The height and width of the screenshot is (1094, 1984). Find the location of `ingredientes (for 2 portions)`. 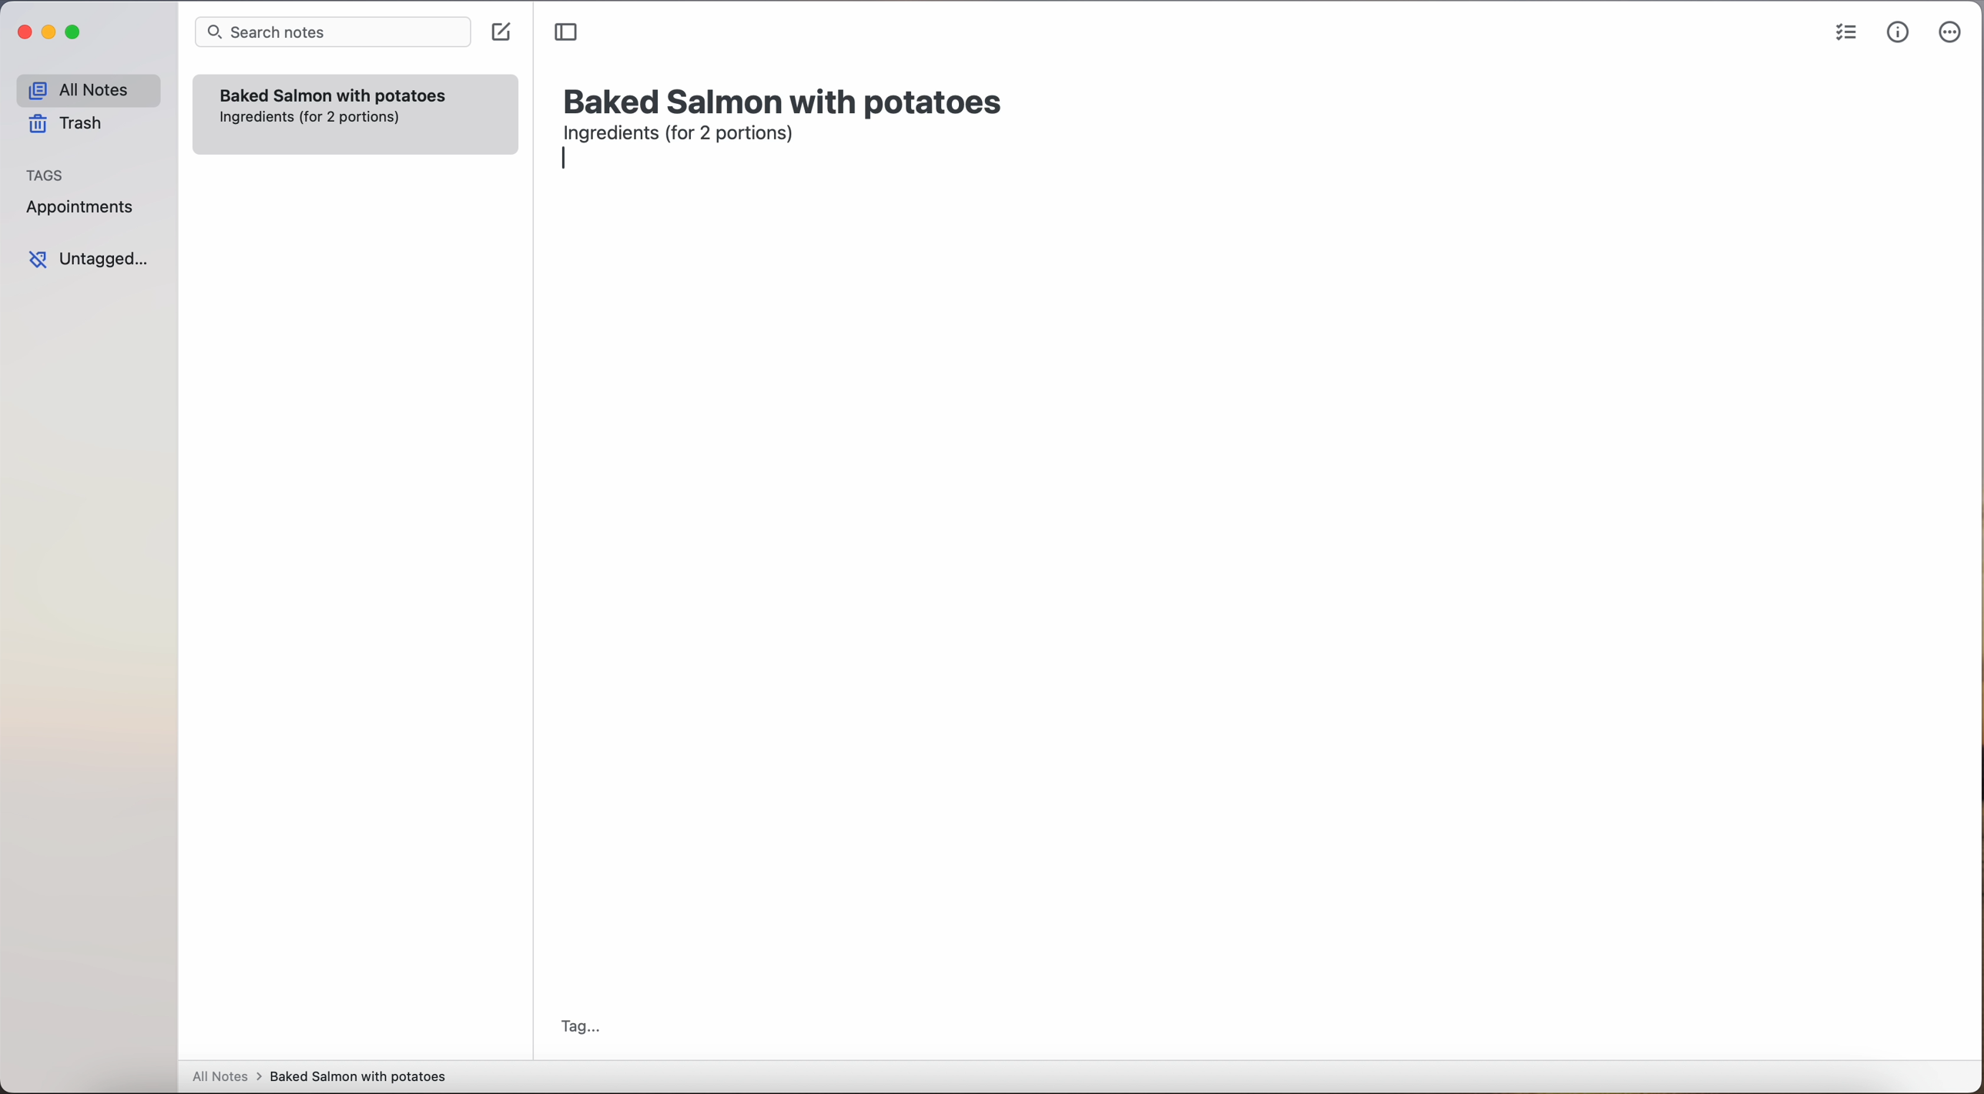

ingredientes (for 2 portions) is located at coordinates (311, 118).